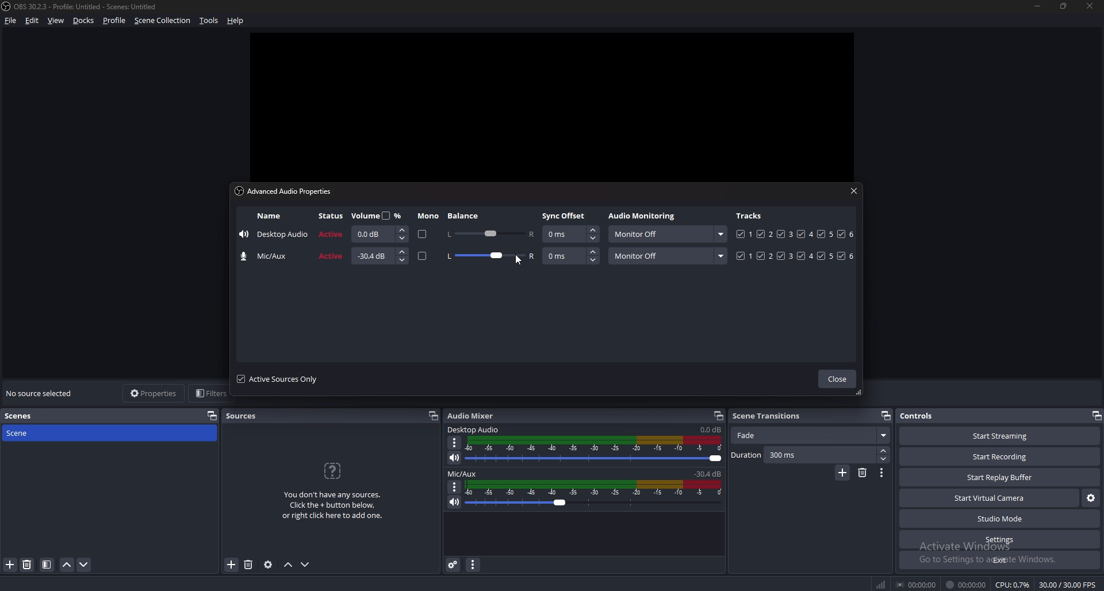 This screenshot has height=591, width=1104. Describe the element at coordinates (490, 234) in the screenshot. I see `balance adjust` at that location.